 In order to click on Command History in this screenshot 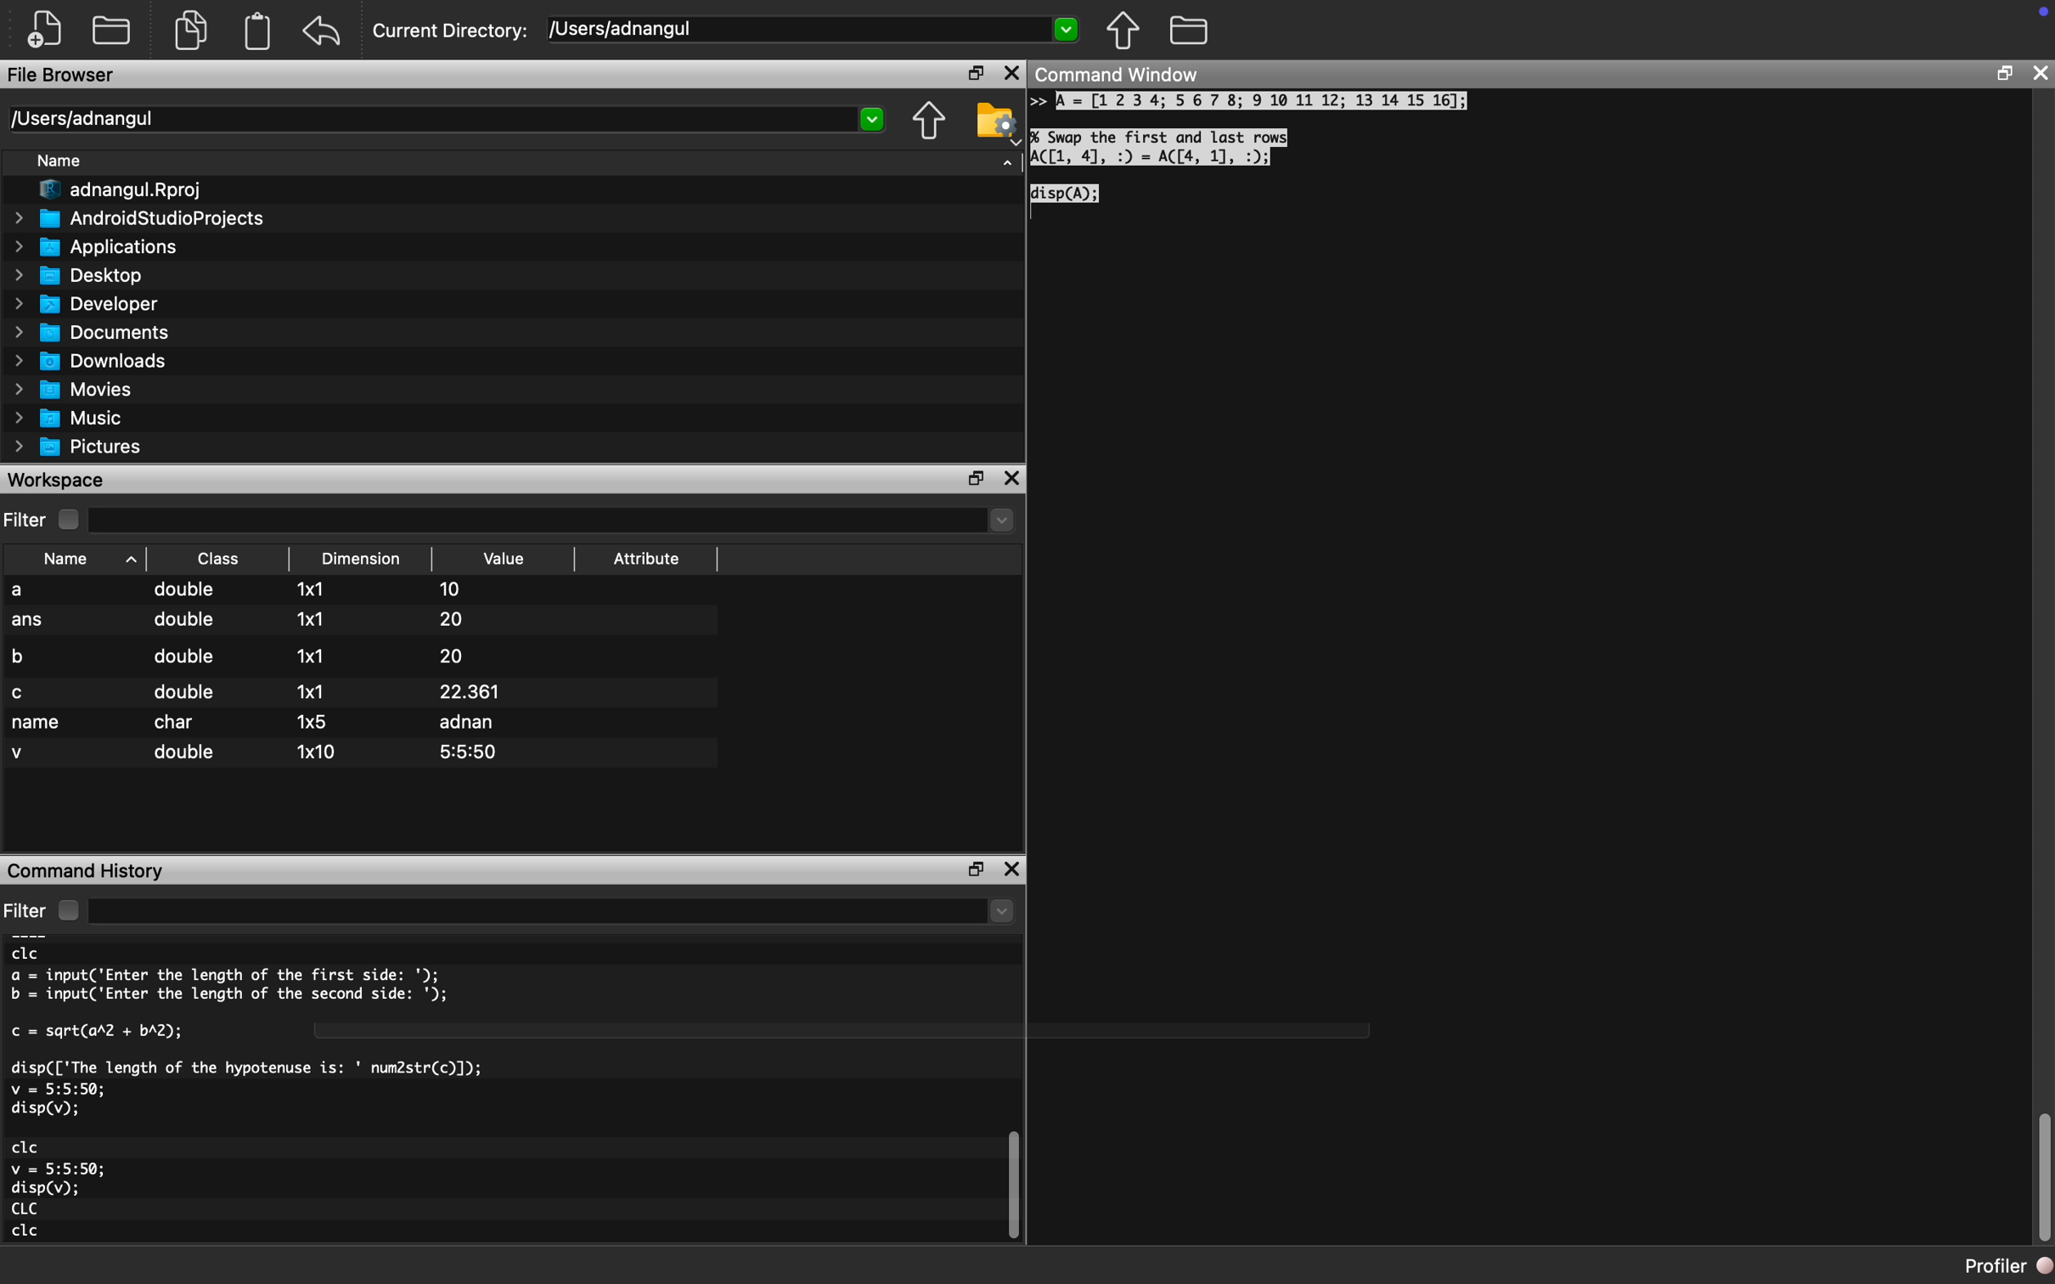, I will do `click(88, 870)`.